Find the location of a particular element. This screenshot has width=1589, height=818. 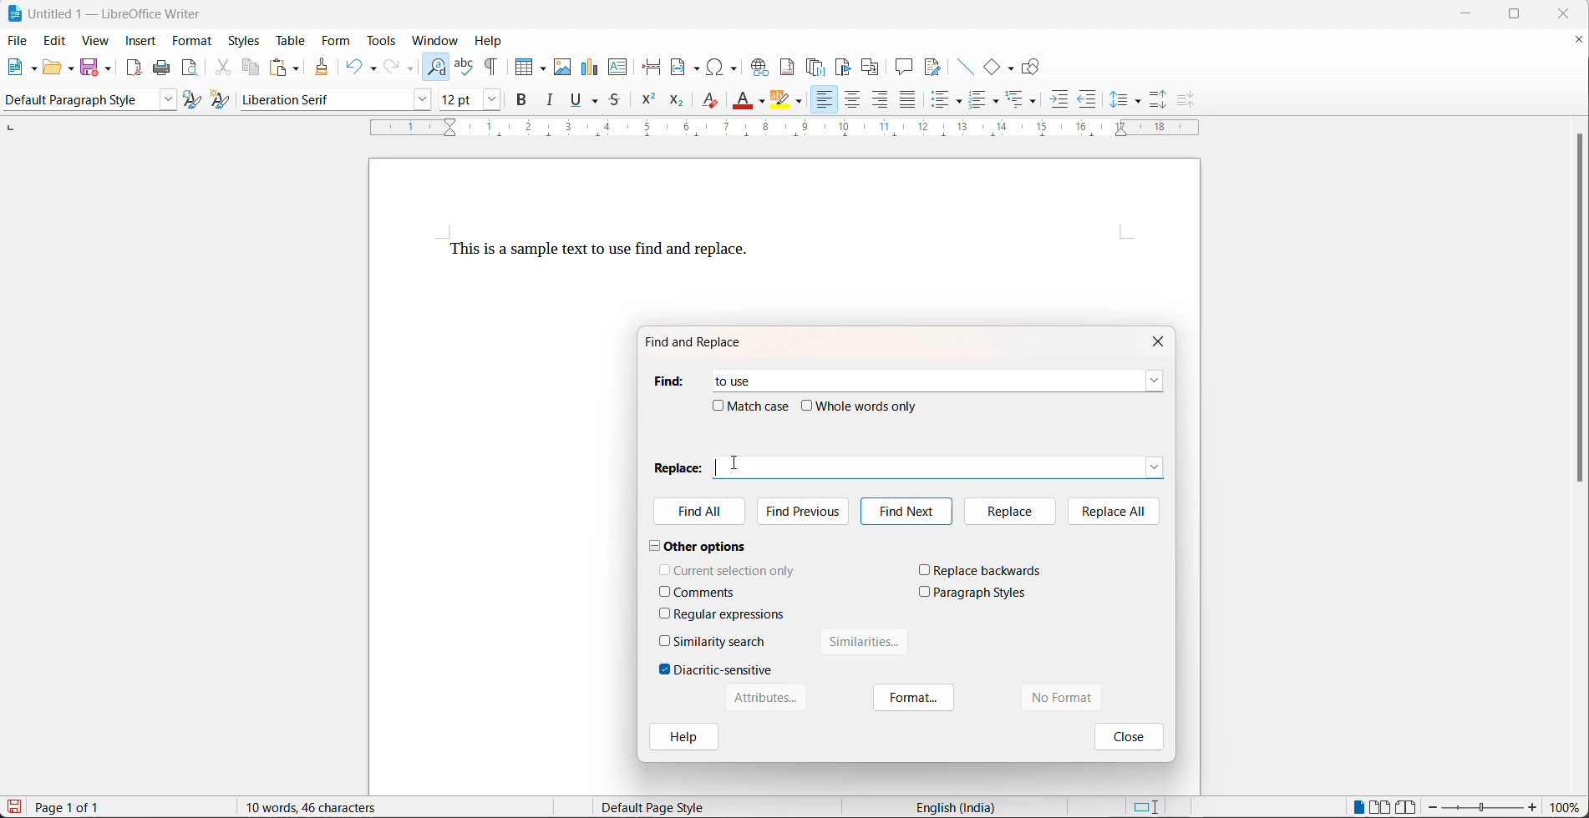

undo is located at coordinates (353, 65).